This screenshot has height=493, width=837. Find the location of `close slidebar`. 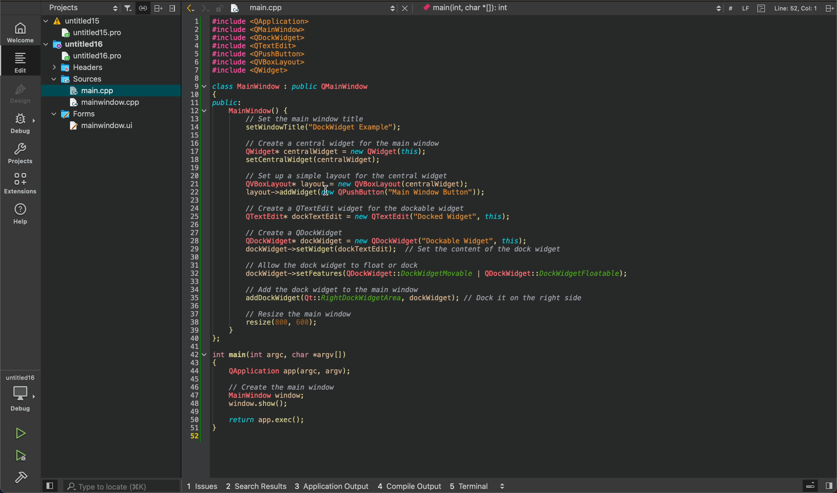

close slidebar is located at coordinates (52, 483).